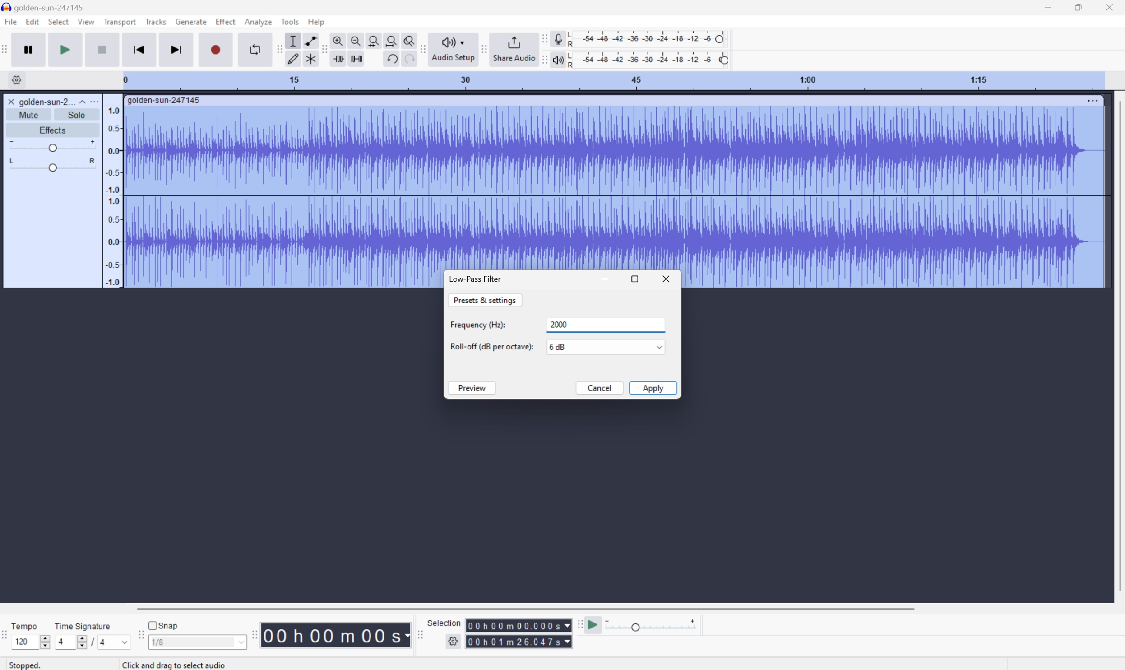 The image size is (1125, 670). Describe the element at coordinates (636, 278) in the screenshot. I see `Restore Down` at that location.